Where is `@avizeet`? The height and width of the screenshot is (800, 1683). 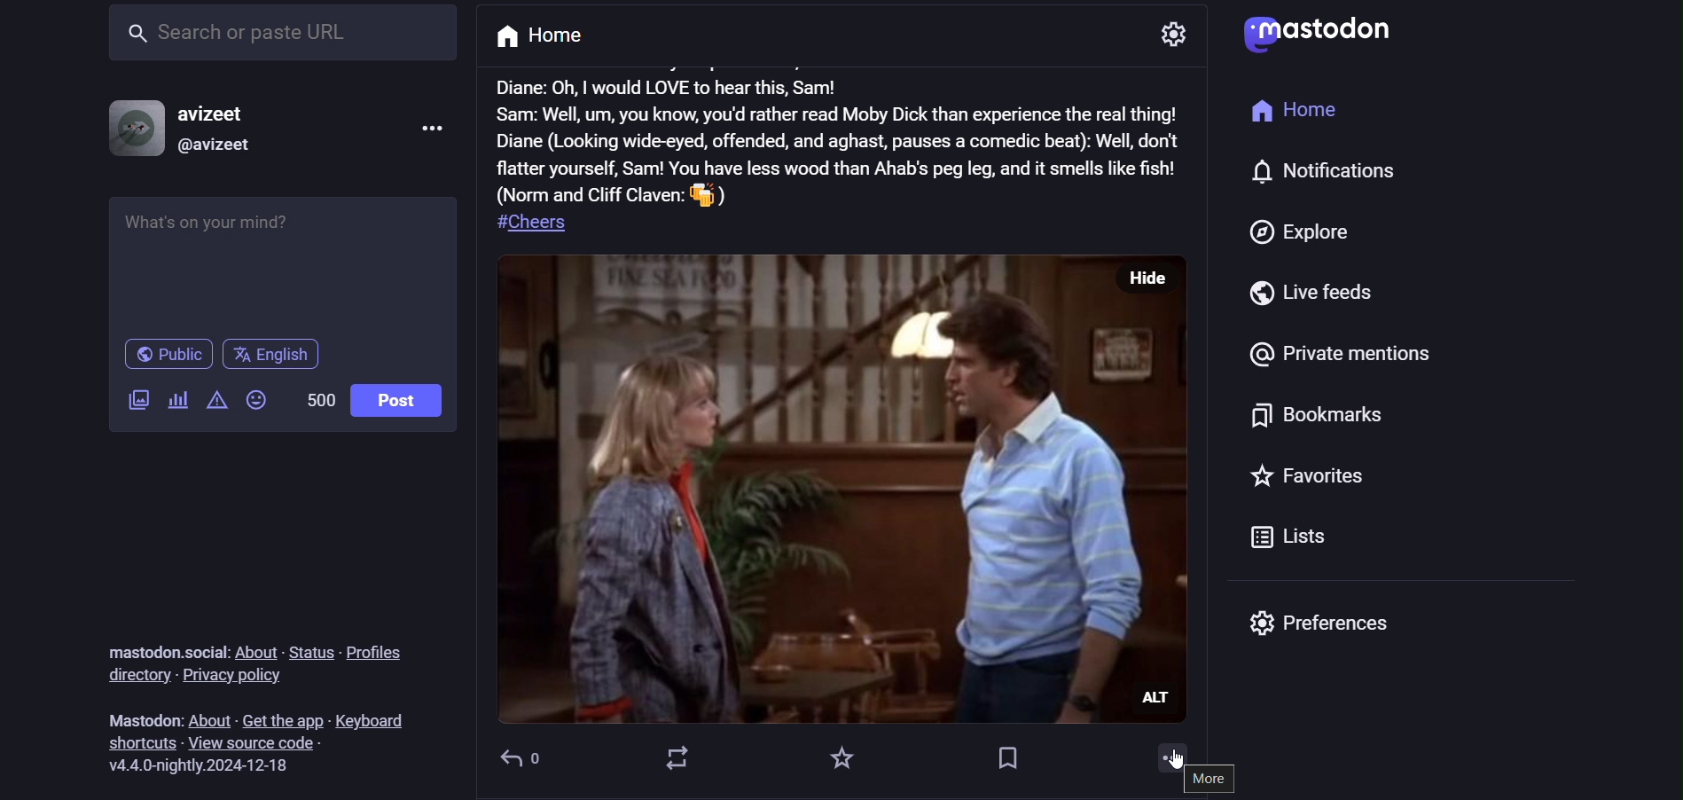
@avizeet is located at coordinates (215, 147).